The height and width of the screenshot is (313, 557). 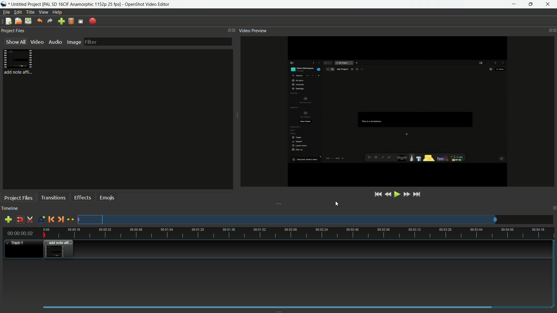 I want to click on project files, so click(x=19, y=198).